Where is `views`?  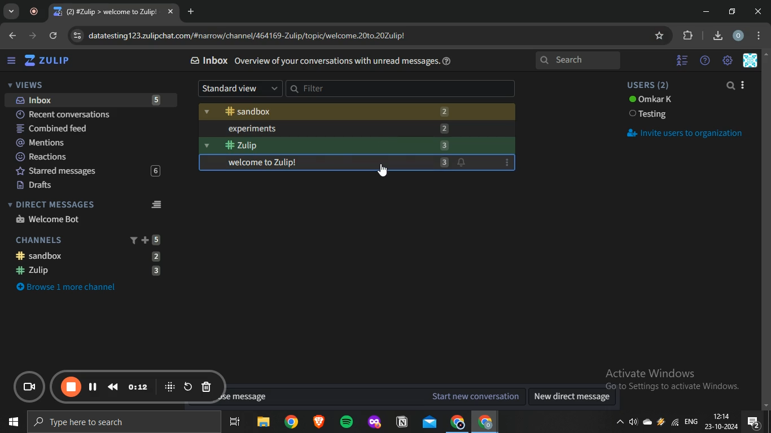 views is located at coordinates (25, 85).